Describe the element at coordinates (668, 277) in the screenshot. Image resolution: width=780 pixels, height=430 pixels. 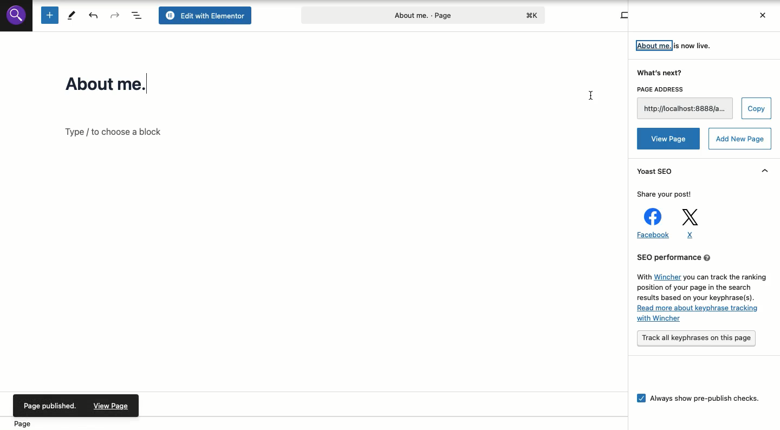
I see `Wincher` at that location.